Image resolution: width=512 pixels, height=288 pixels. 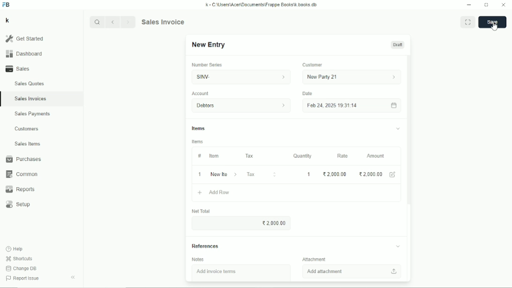 What do you see at coordinates (224, 175) in the screenshot?
I see `New item 06` at bounding box center [224, 175].